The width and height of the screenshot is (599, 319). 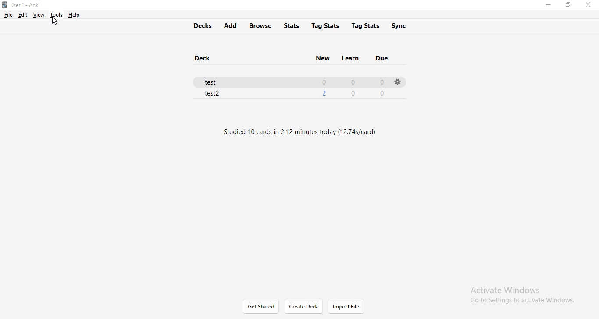 I want to click on learn, so click(x=351, y=59).